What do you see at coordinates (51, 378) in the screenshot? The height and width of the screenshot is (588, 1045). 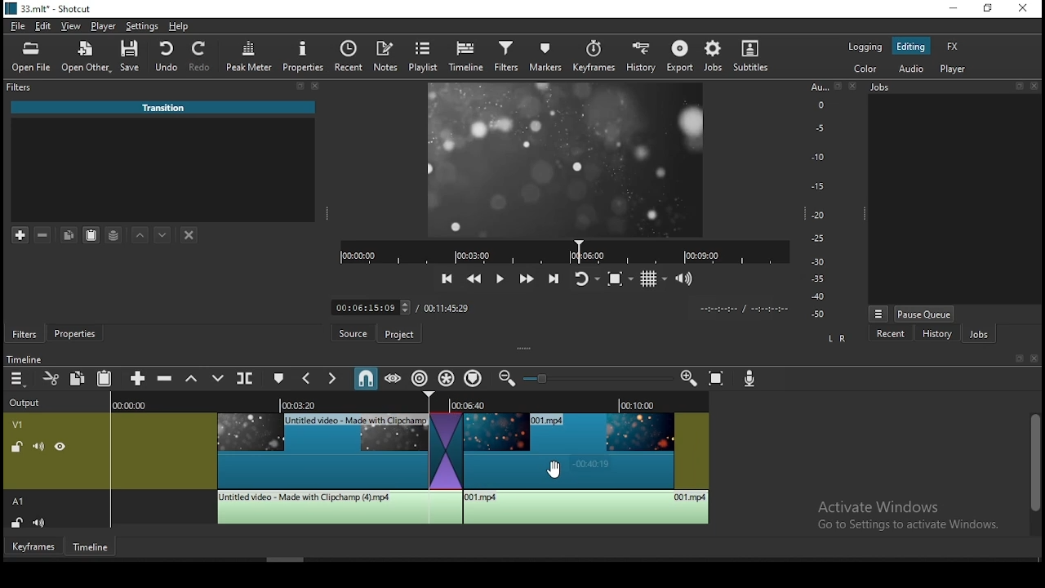 I see `cut` at bounding box center [51, 378].